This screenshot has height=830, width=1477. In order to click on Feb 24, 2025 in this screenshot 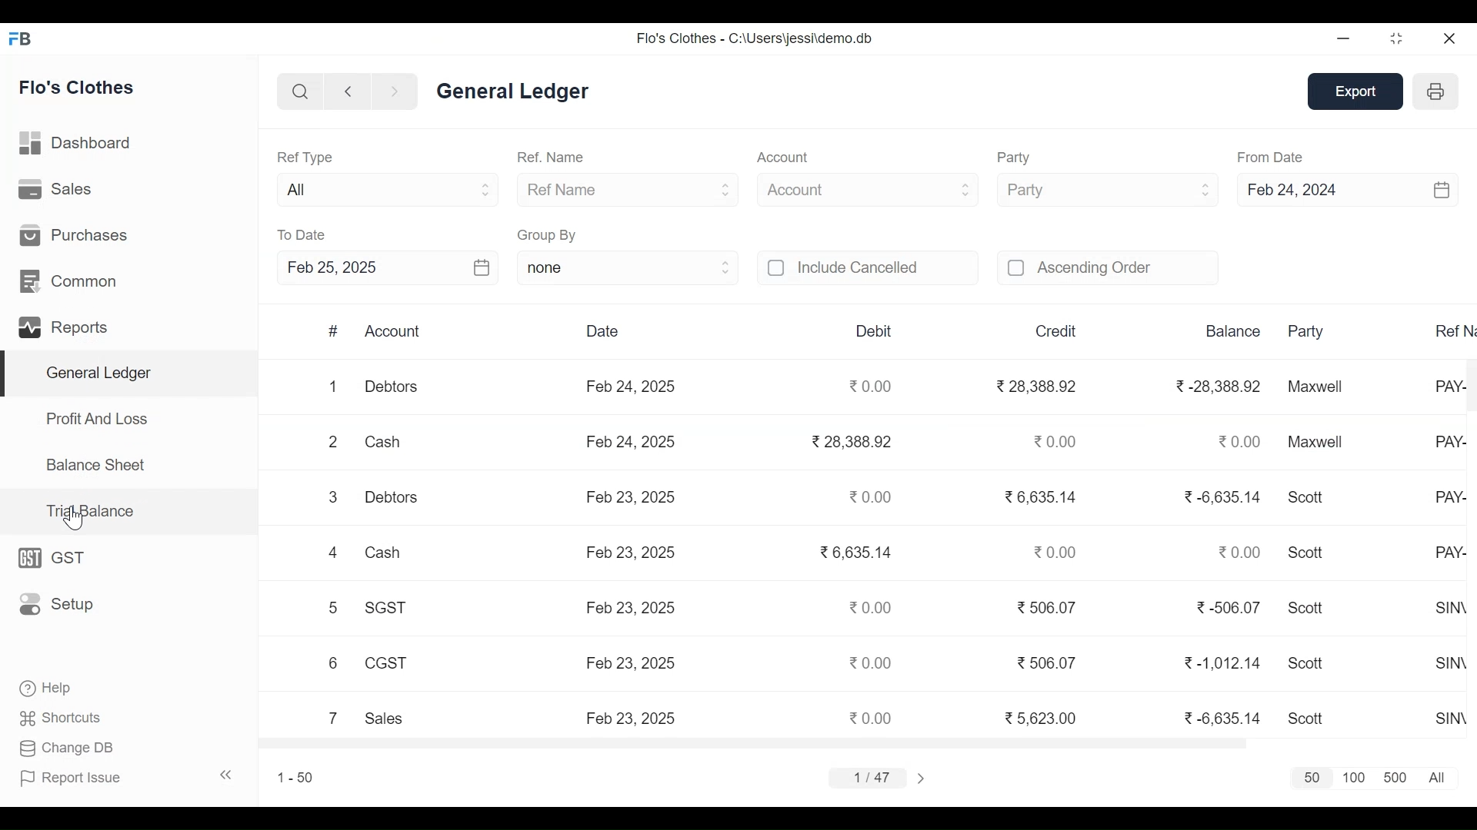, I will do `click(630, 386)`.